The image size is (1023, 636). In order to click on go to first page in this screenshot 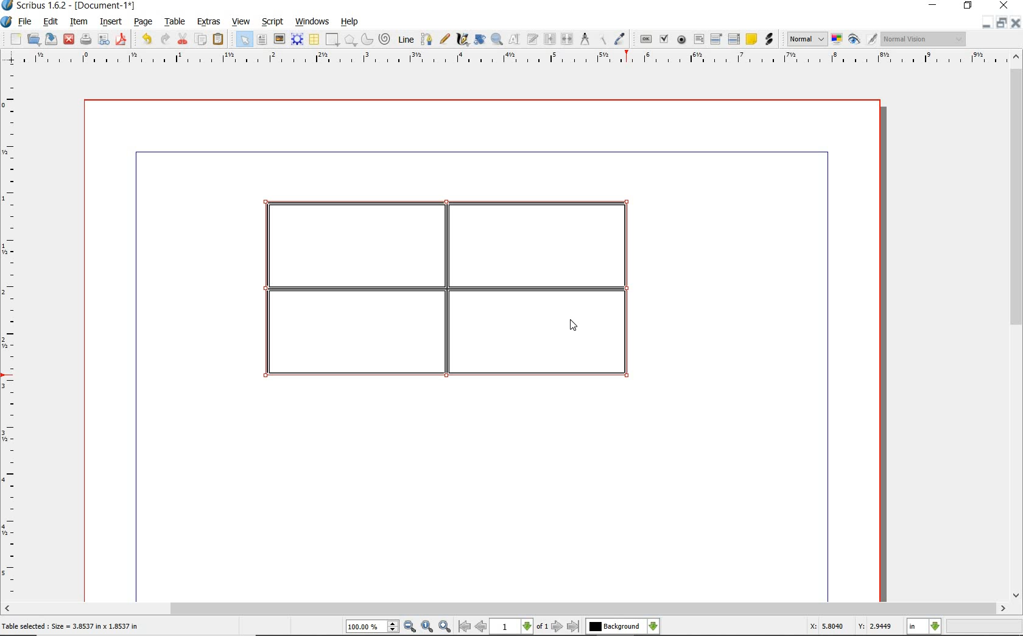, I will do `click(464, 627)`.